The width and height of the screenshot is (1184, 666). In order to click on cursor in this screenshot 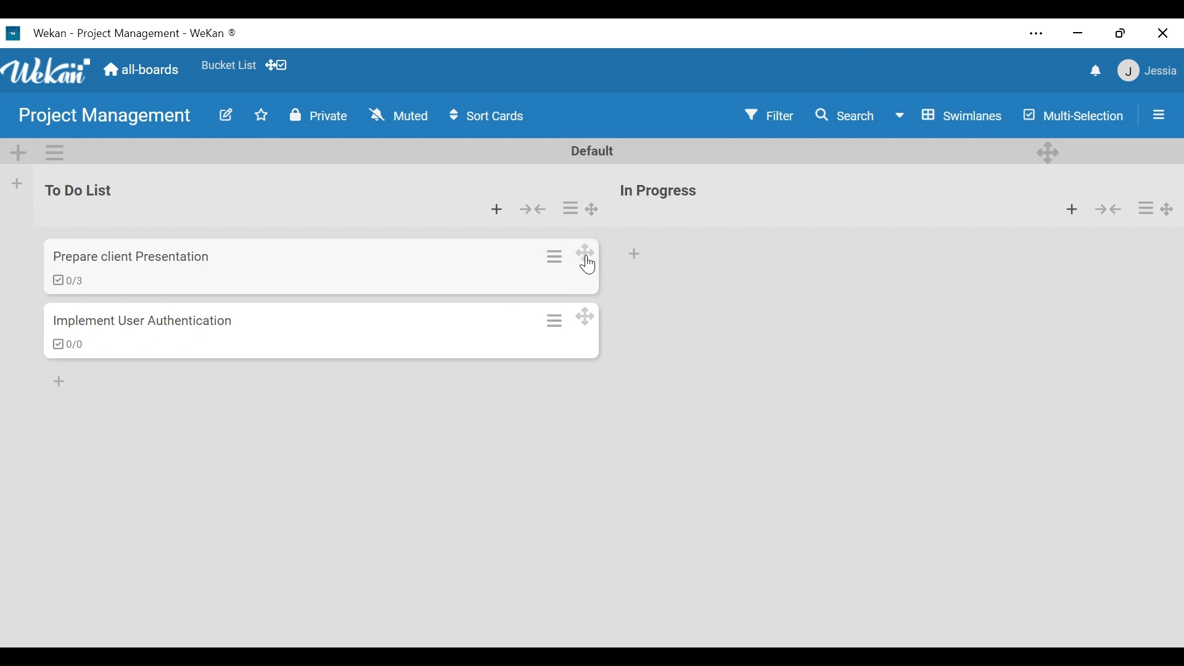, I will do `click(588, 268)`.